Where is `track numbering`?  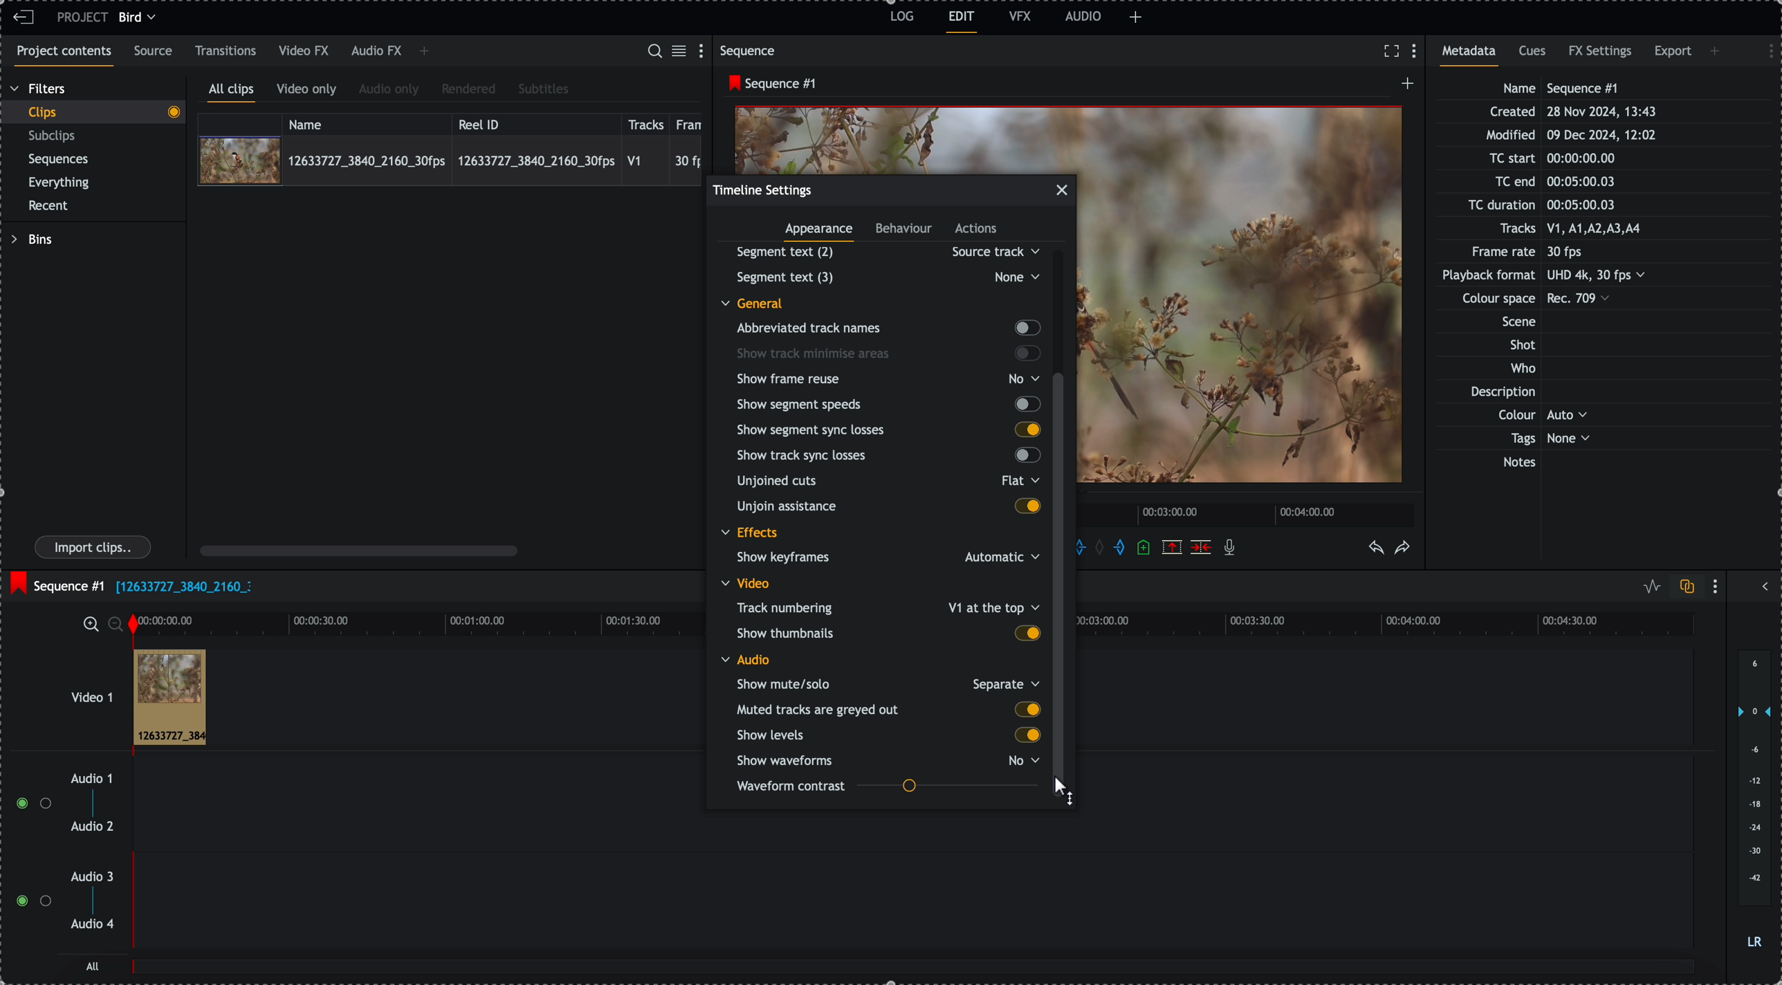 track numbering is located at coordinates (886, 607).